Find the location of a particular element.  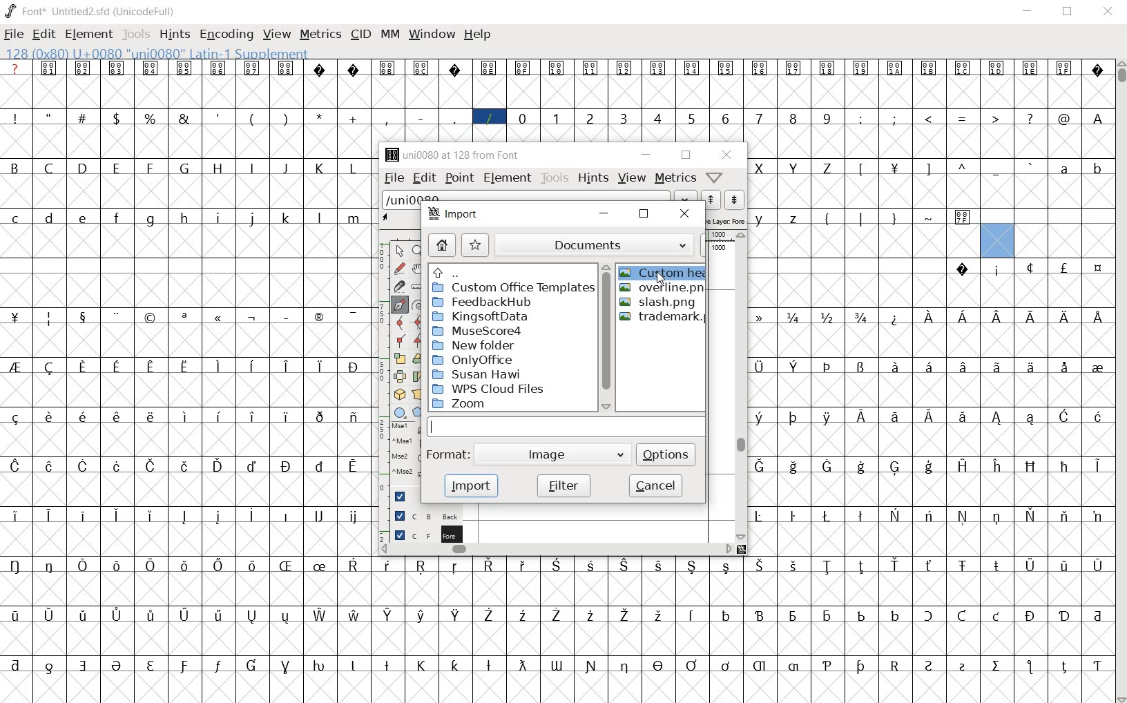

glyph is located at coordinates (287, 68).